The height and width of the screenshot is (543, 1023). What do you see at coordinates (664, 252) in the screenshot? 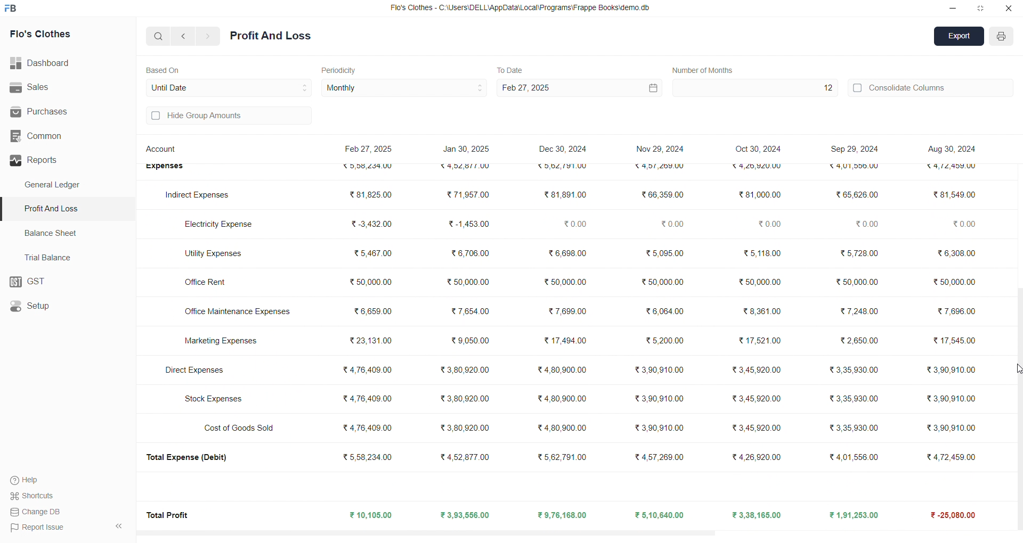
I see `₹5,095.00` at bounding box center [664, 252].